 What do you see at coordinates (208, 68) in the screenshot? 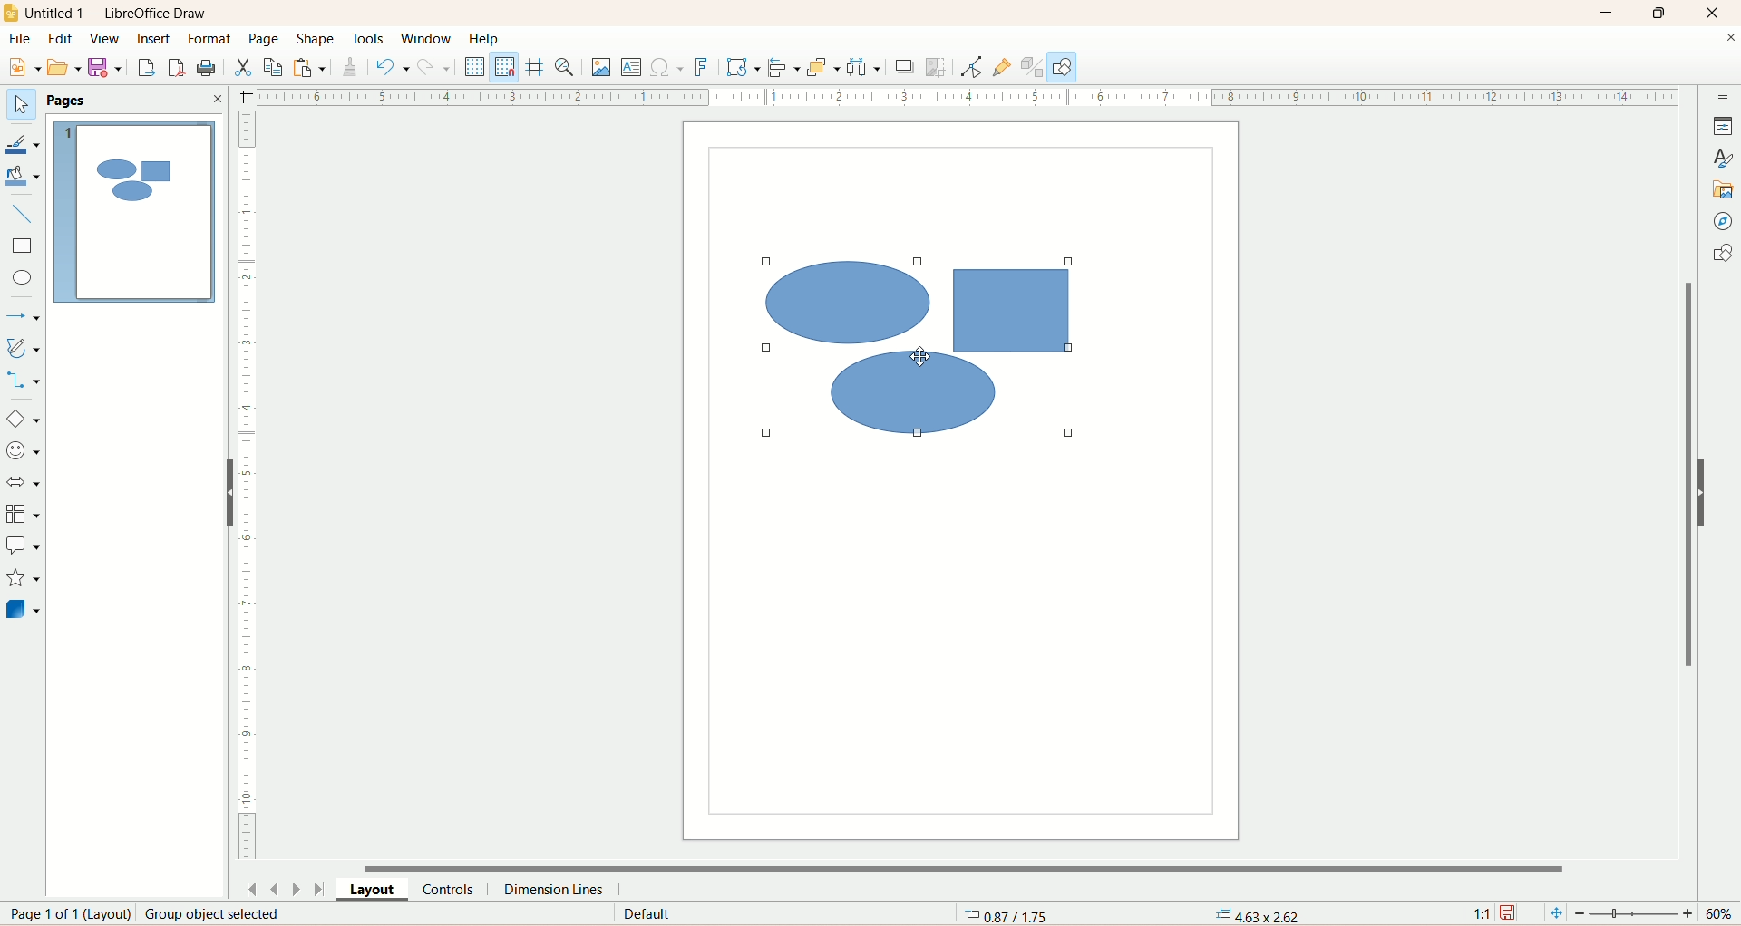
I see `print` at bounding box center [208, 68].